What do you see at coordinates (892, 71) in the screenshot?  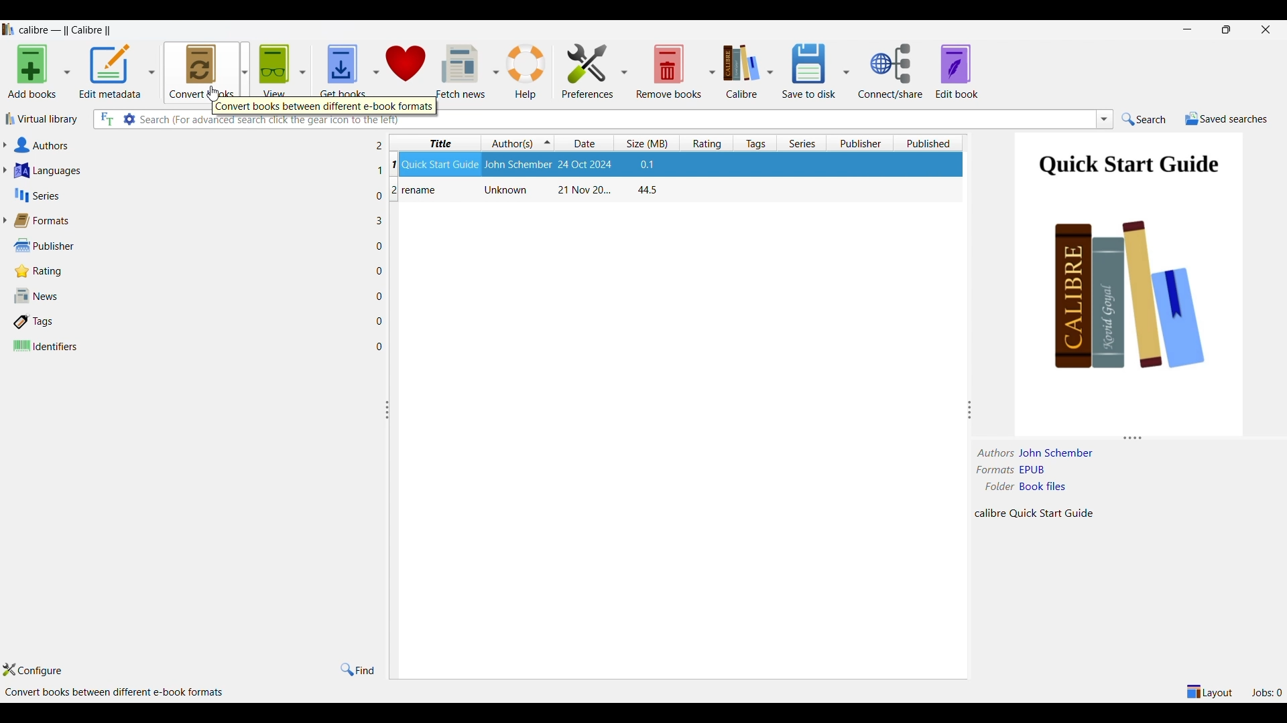 I see `Connect share` at bounding box center [892, 71].